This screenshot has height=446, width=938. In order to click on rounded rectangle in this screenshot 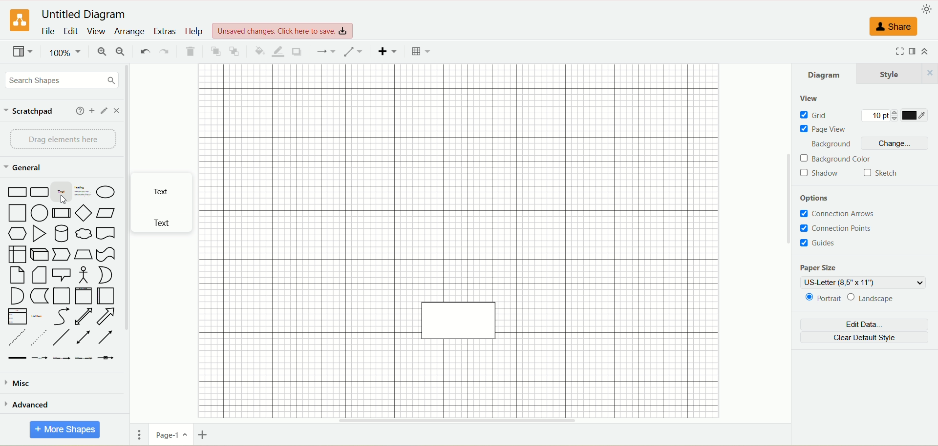, I will do `click(38, 192)`.